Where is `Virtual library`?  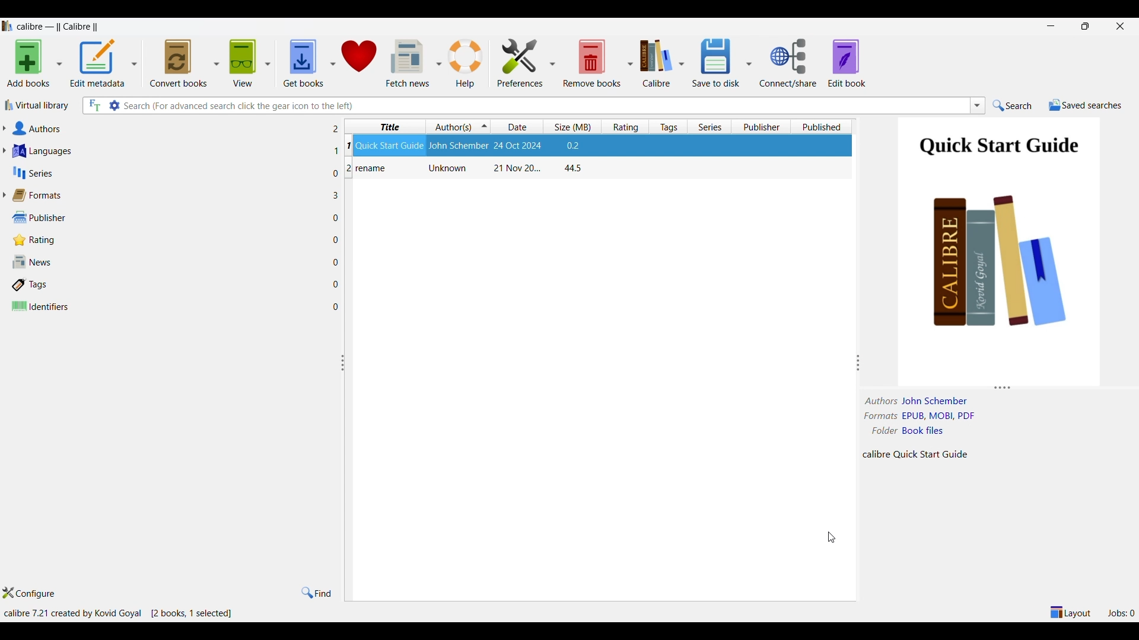 Virtual library is located at coordinates (37, 105).